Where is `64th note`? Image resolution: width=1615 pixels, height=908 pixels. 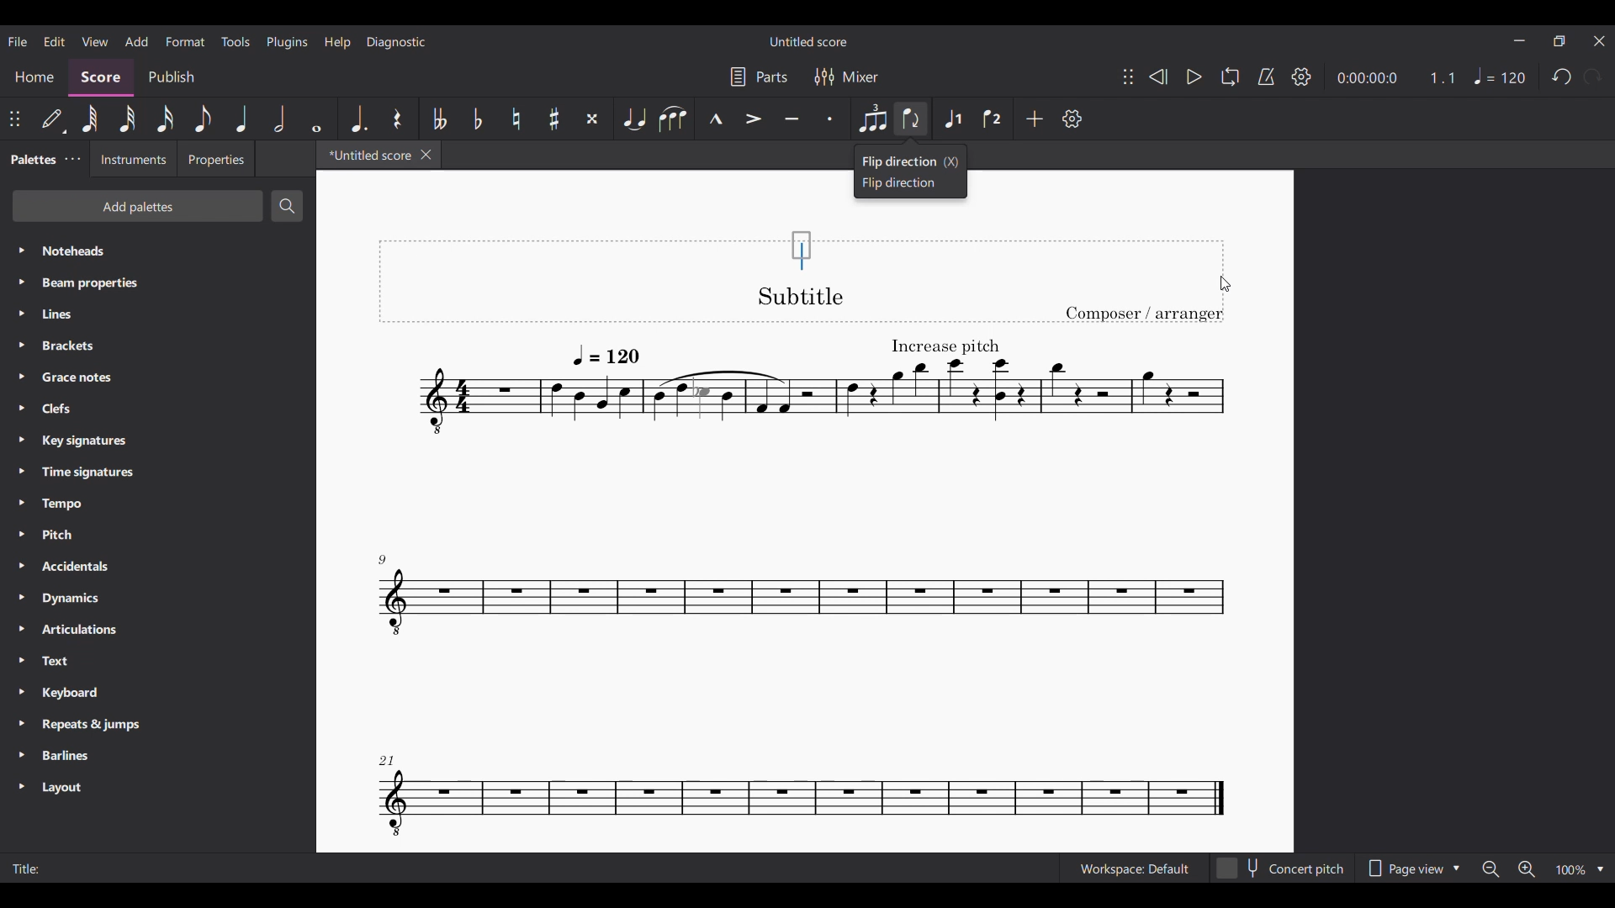 64th note is located at coordinates (90, 119).